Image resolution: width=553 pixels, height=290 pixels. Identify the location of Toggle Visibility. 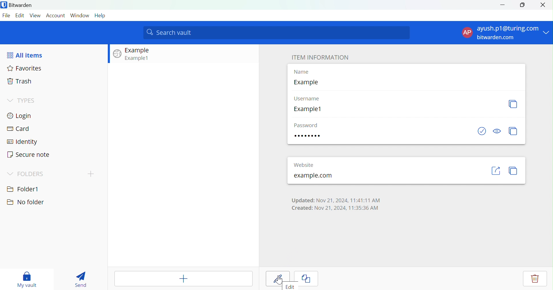
(497, 131).